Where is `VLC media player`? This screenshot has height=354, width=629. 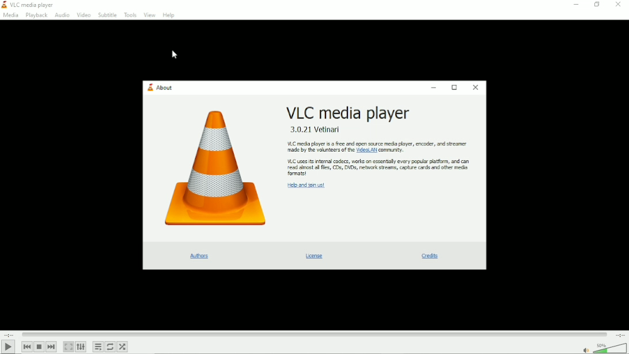 VLC media player is located at coordinates (348, 112).